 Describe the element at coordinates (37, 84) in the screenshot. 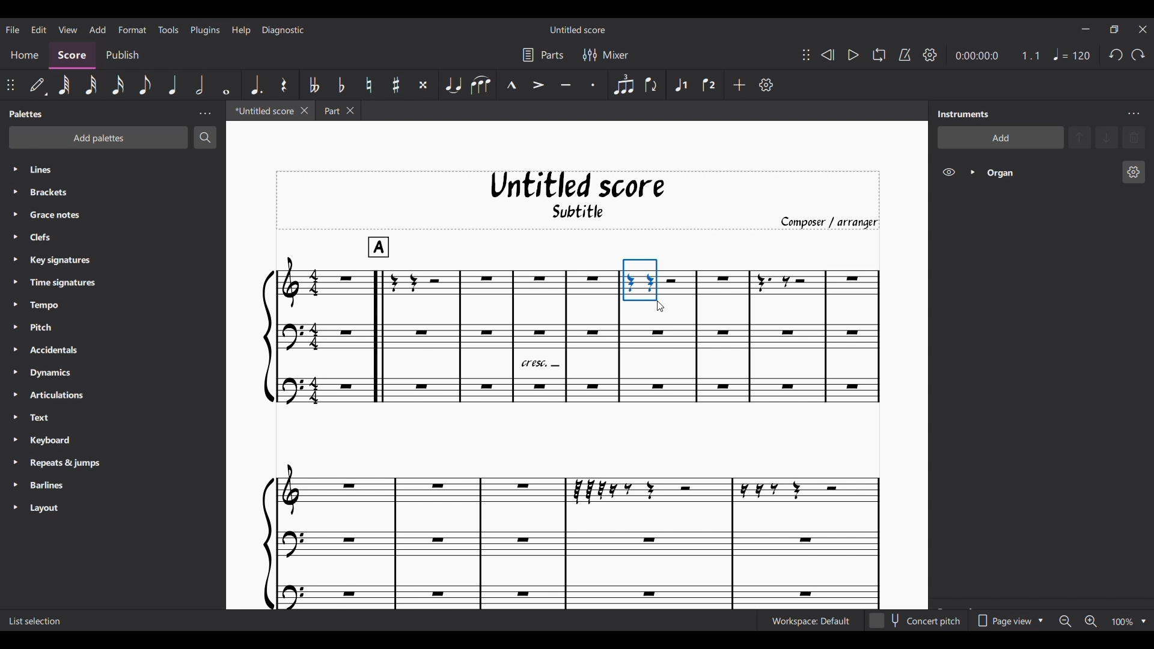

I see `Default` at that location.